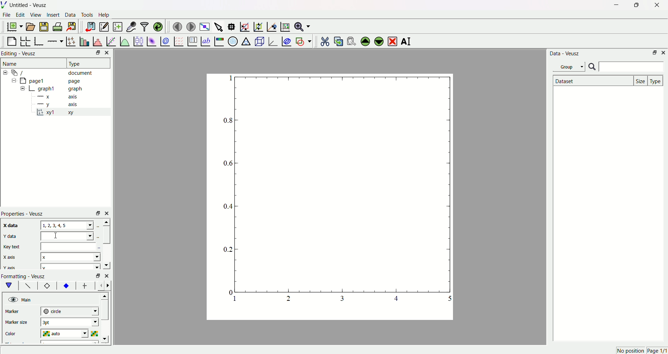 The image size is (668, 354). Describe the element at coordinates (18, 323) in the screenshot. I see `marker size` at that location.